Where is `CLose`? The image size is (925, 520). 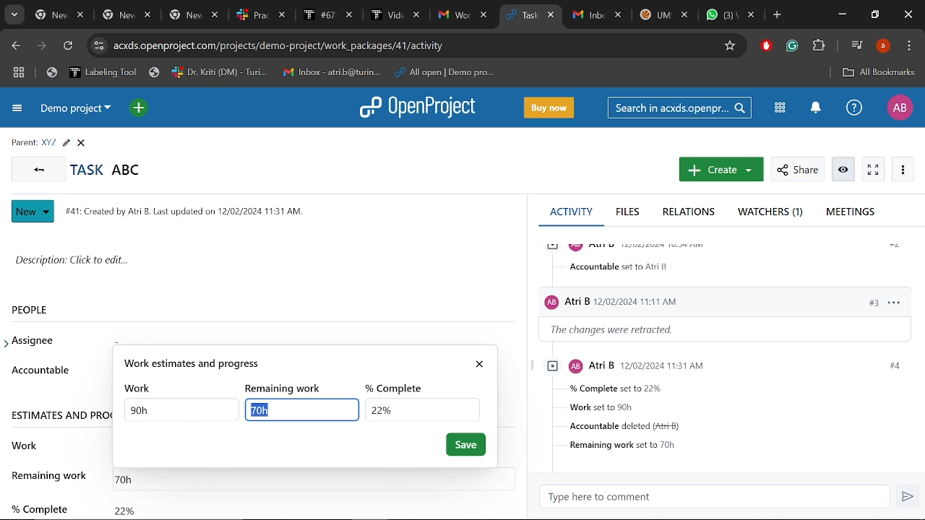
CLose is located at coordinates (83, 143).